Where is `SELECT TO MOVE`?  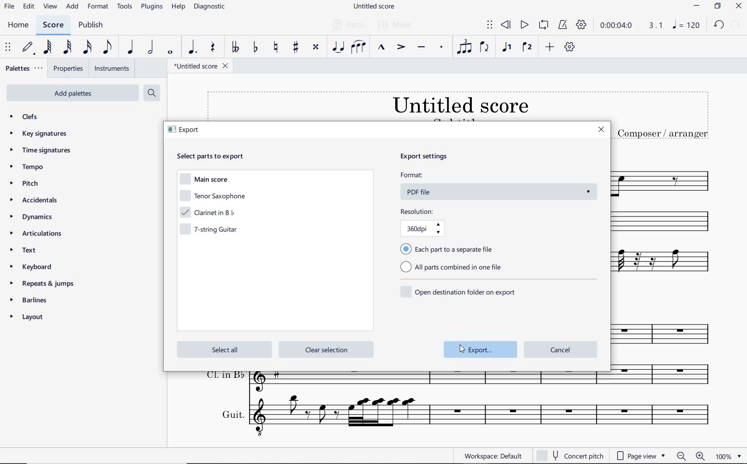
SELECT TO MOVE is located at coordinates (8, 48).